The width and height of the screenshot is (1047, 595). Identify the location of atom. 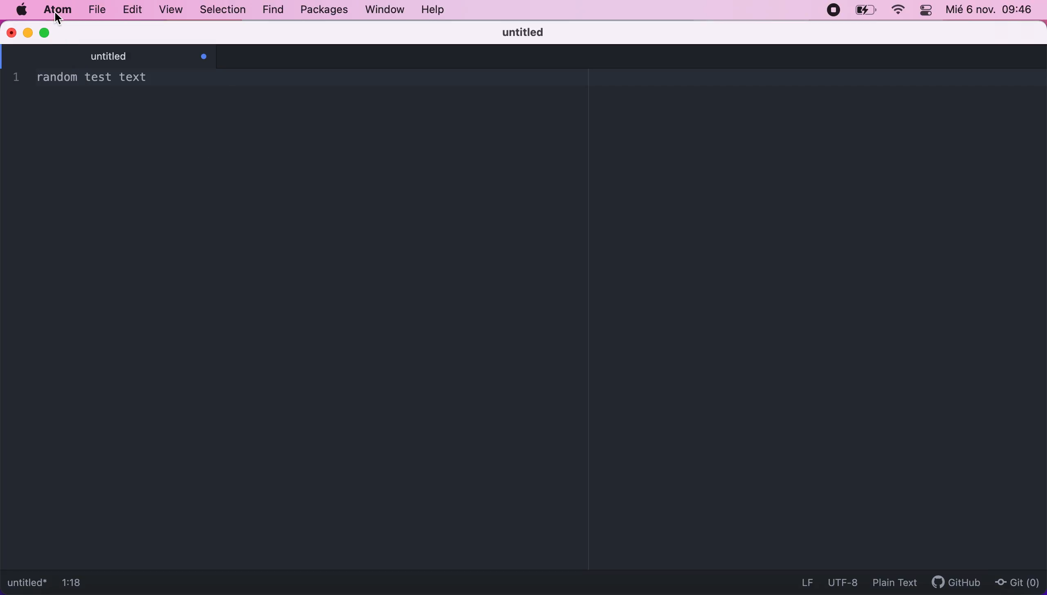
(56, 10).